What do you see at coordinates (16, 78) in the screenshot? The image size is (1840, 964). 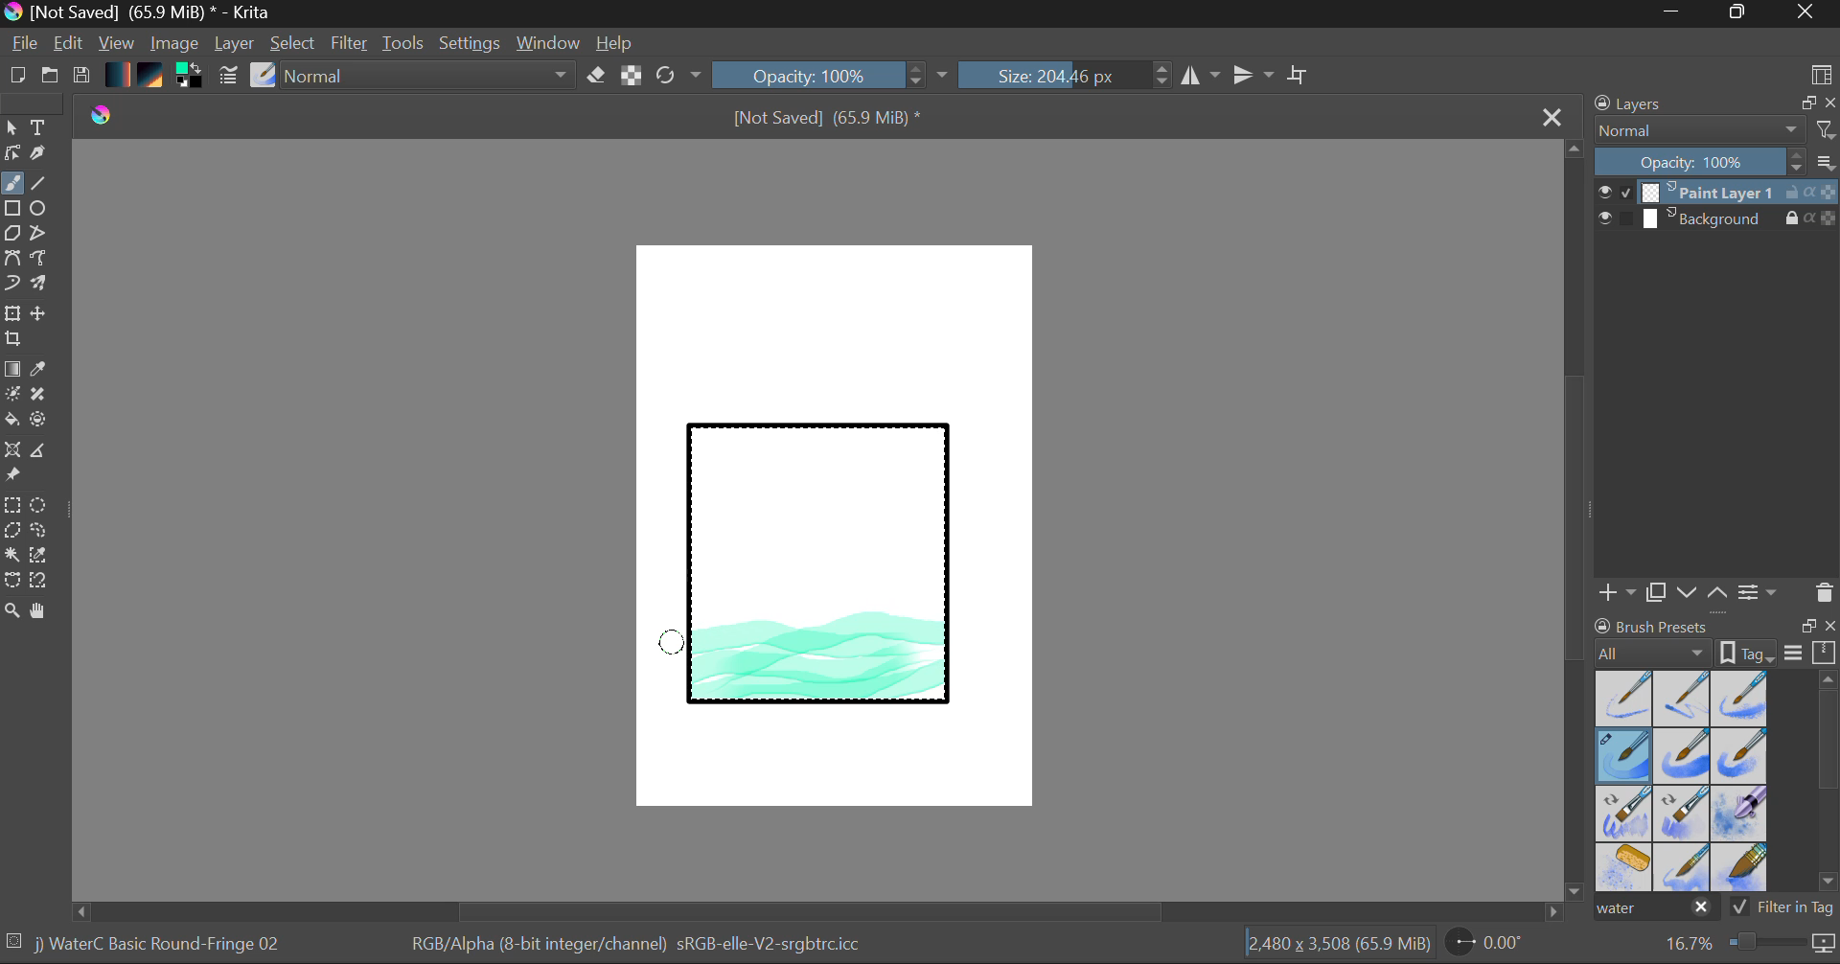 I see `New` at bounding box center [16, 78].